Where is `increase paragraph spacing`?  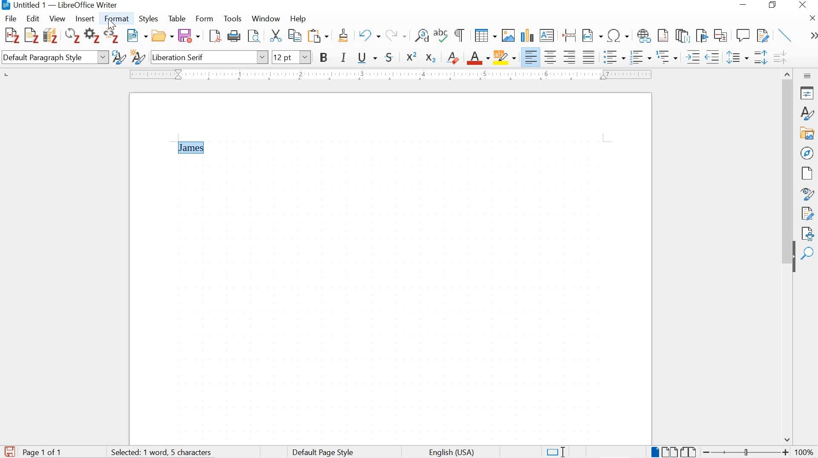 increase paragraph spacing is located at coordinates (760, 58).